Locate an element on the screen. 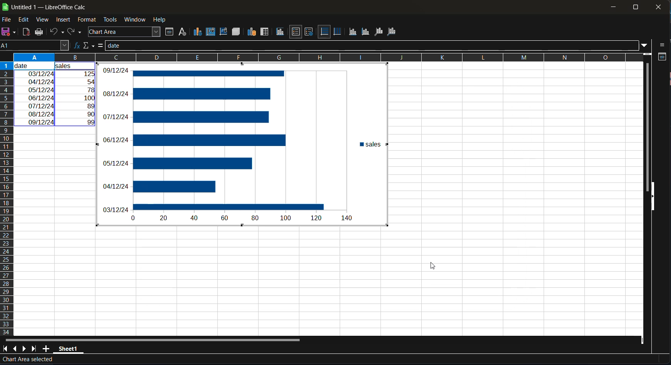  x axis is located at coordinates (354, 32).